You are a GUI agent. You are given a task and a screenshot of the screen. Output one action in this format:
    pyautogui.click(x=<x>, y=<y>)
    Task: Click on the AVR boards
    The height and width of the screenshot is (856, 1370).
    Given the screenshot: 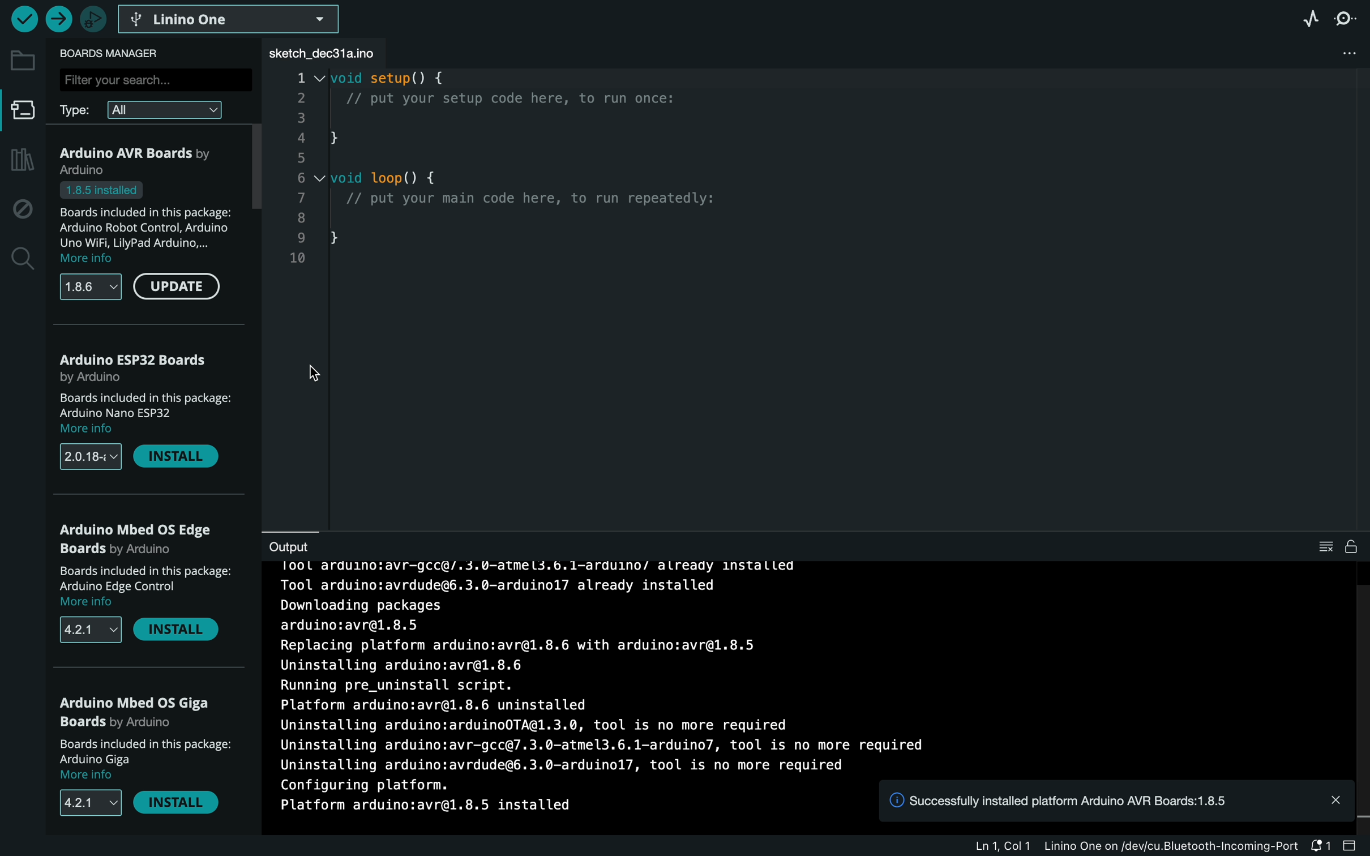 What is the action you would take?
    pyautogui.click(x=152, y=160)
    